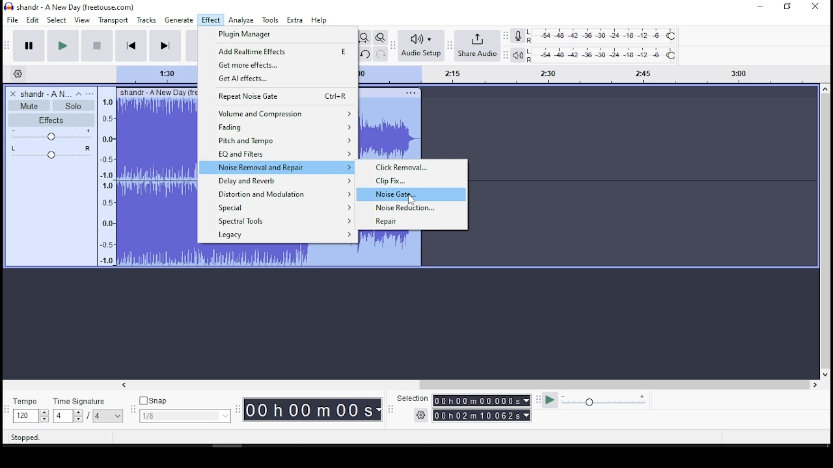 Image resolution: width=833 pixels, height=468 pixels. What do you see at coordinates (381, 53) in the screenshot?
I see `redo` at bounding box center [381, 53].